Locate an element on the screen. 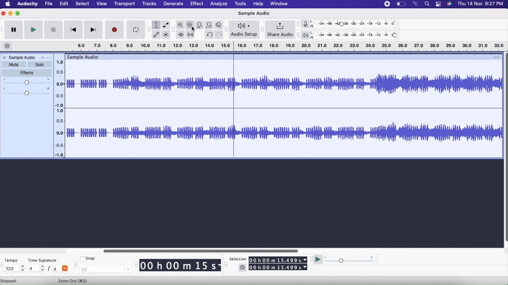  Redo is located at coordinates (219, 35).